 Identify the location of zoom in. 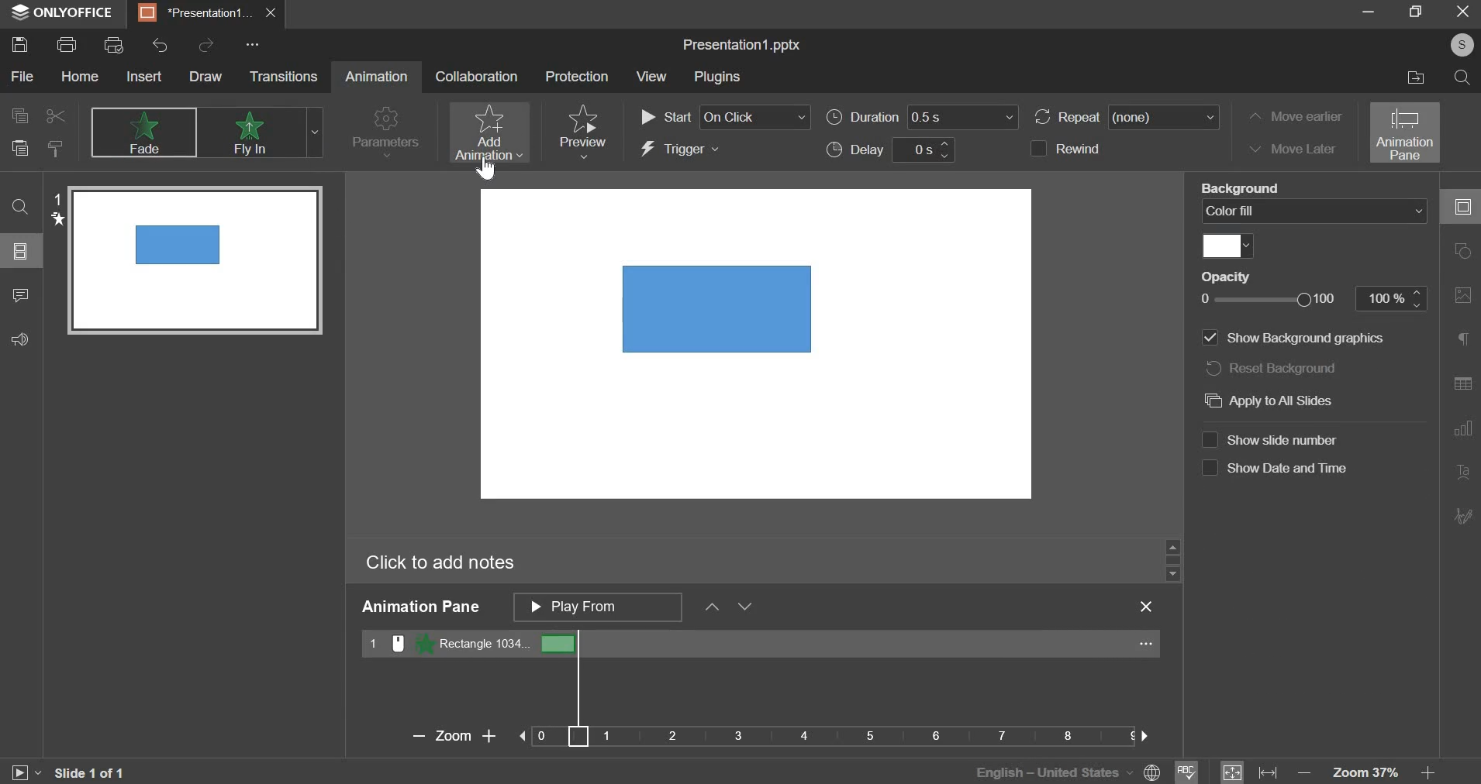
(1431, 772).